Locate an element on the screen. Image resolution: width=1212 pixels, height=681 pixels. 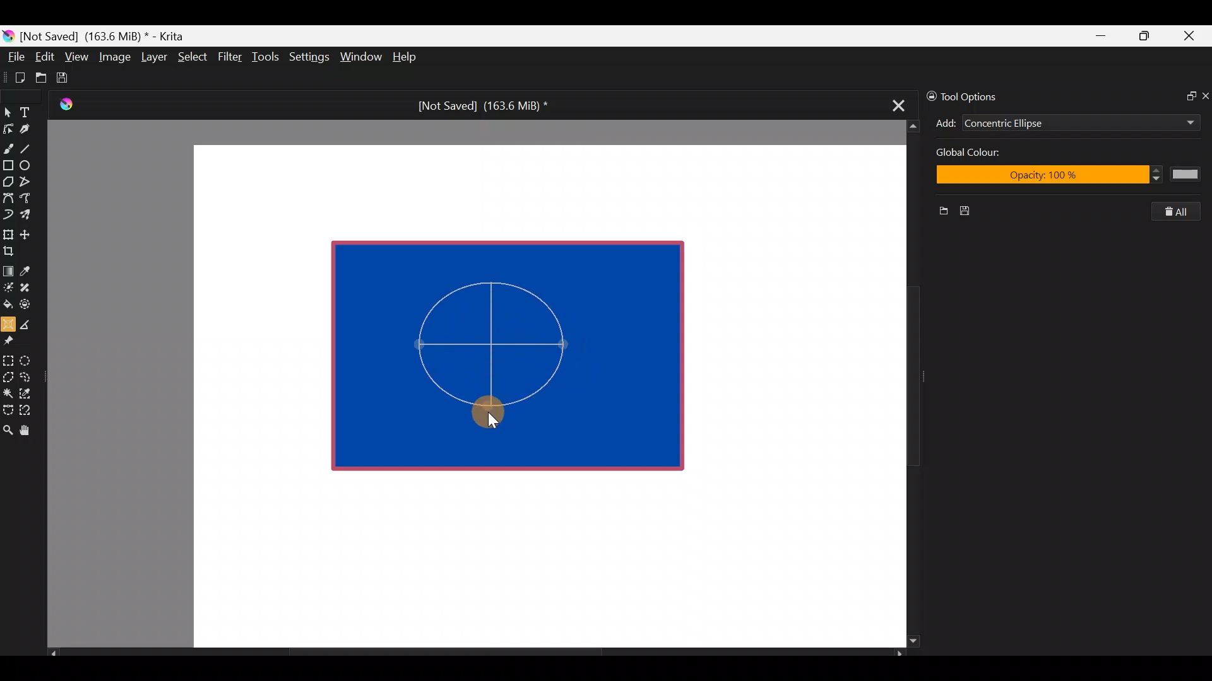
Enclose & fill tool is located at coordinates (28, 302).